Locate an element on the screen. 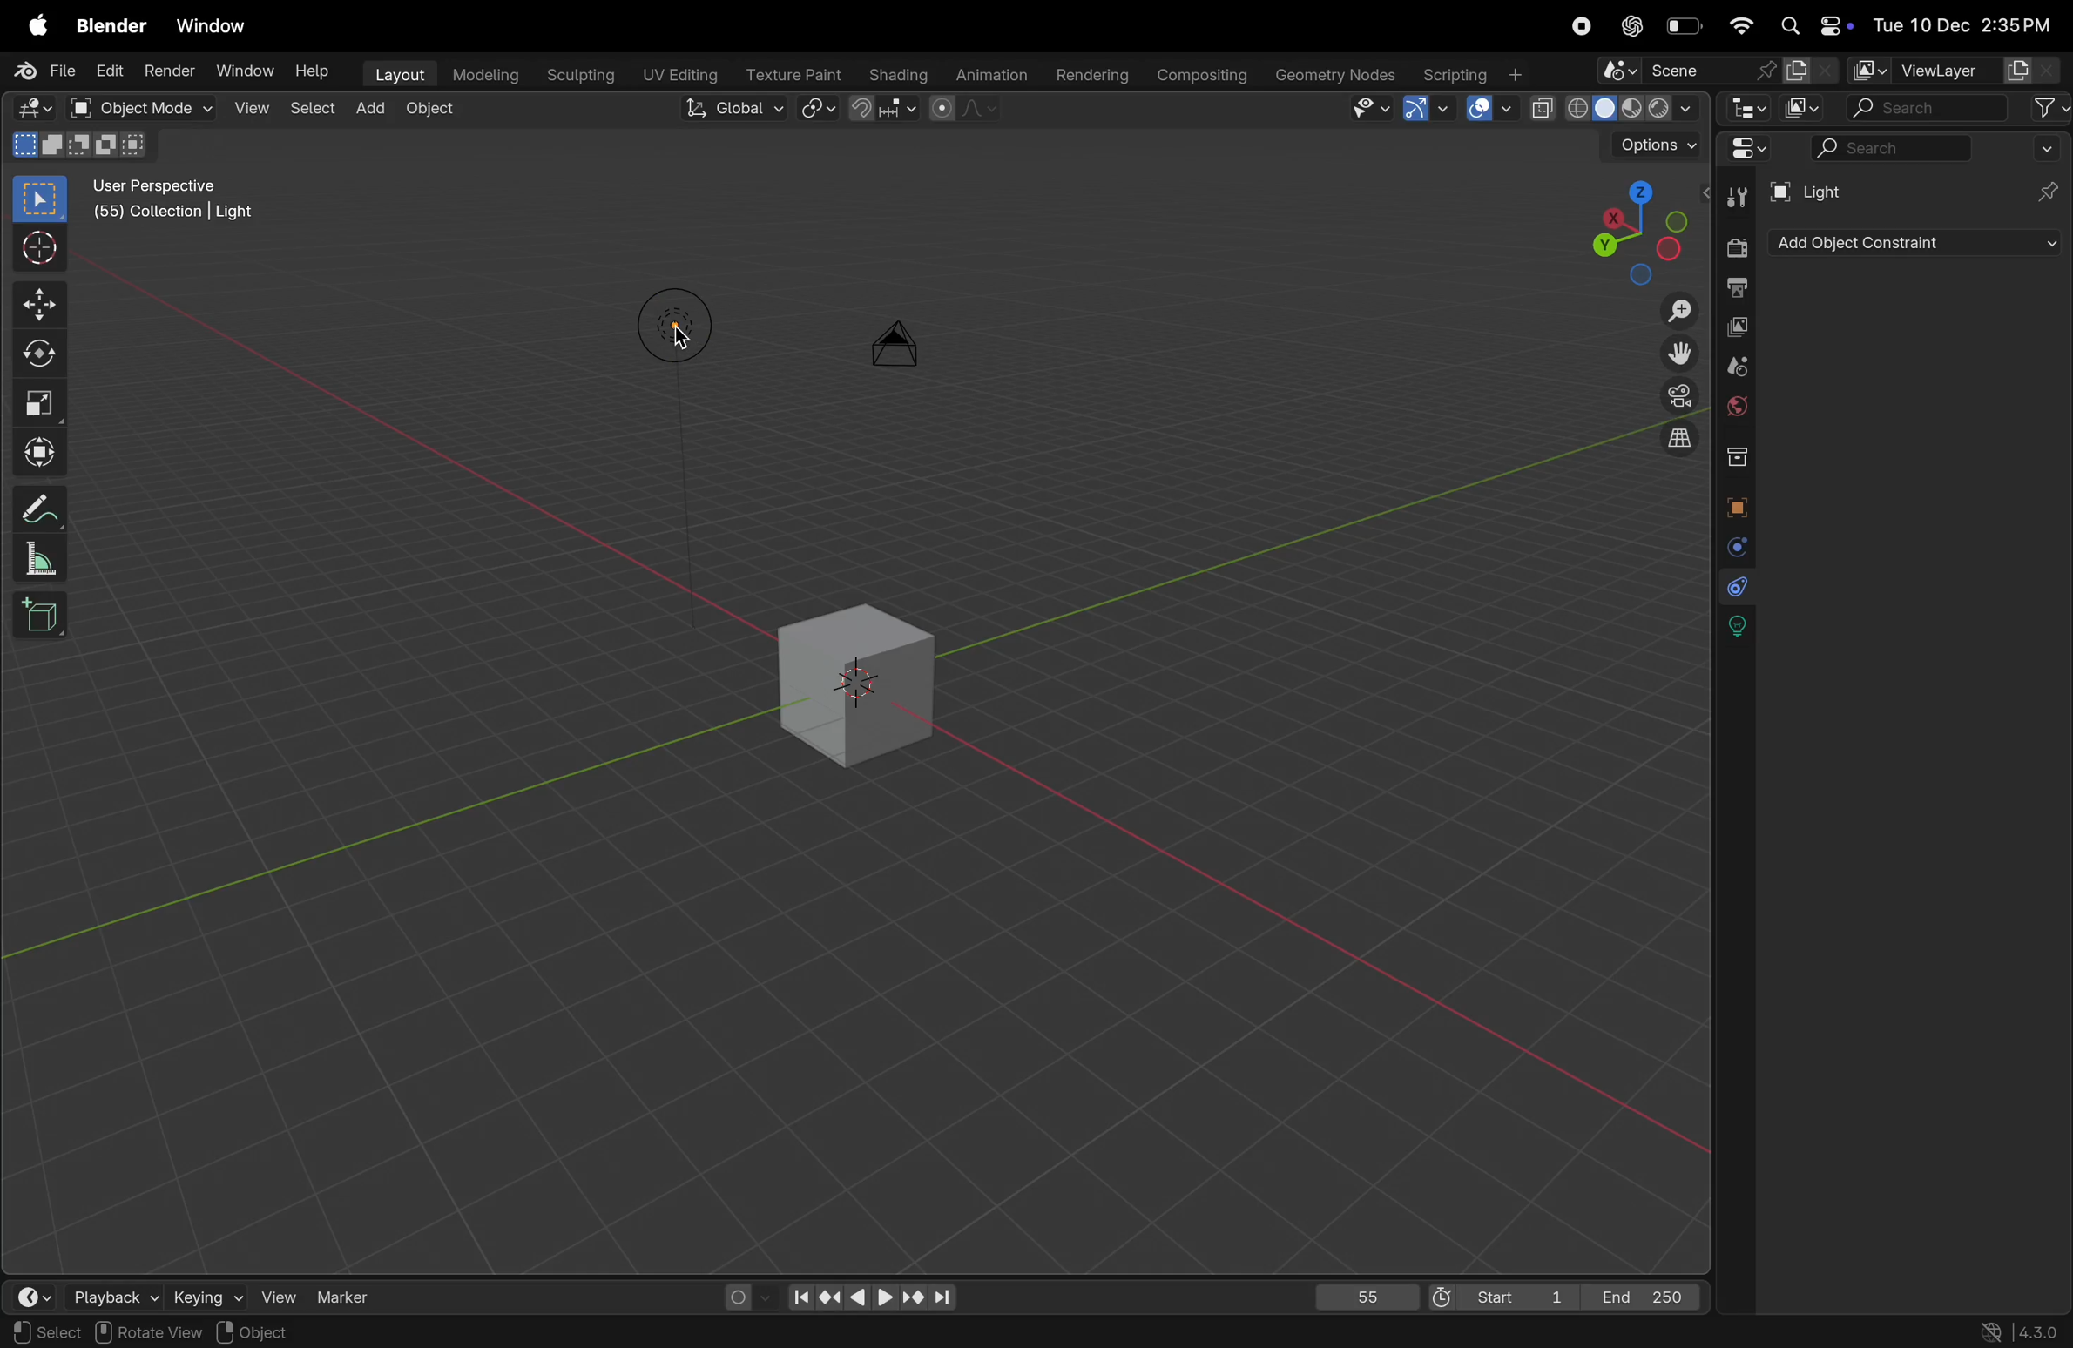  date and time is located at coordinates (1970, 29).